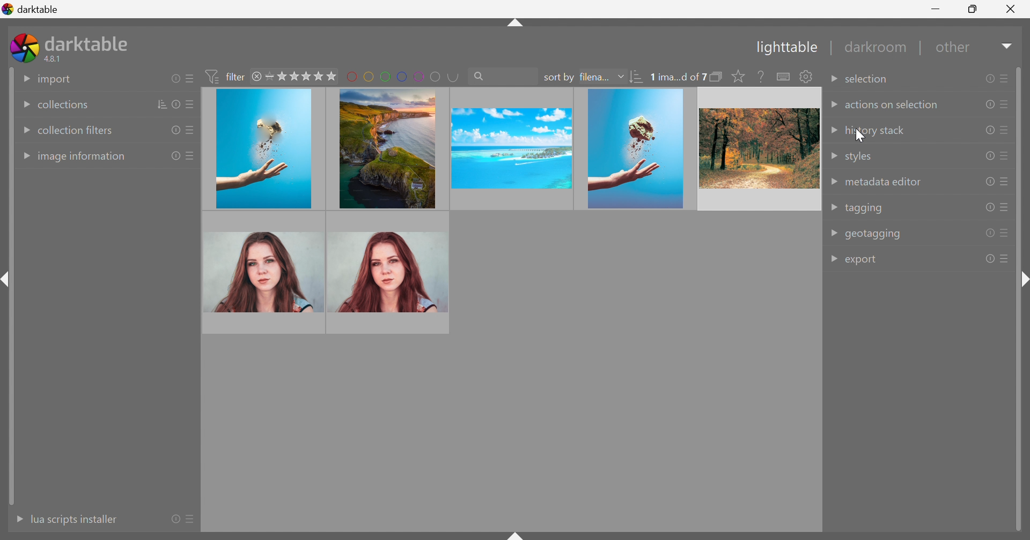  I want to click on selection, so click(870, 80).